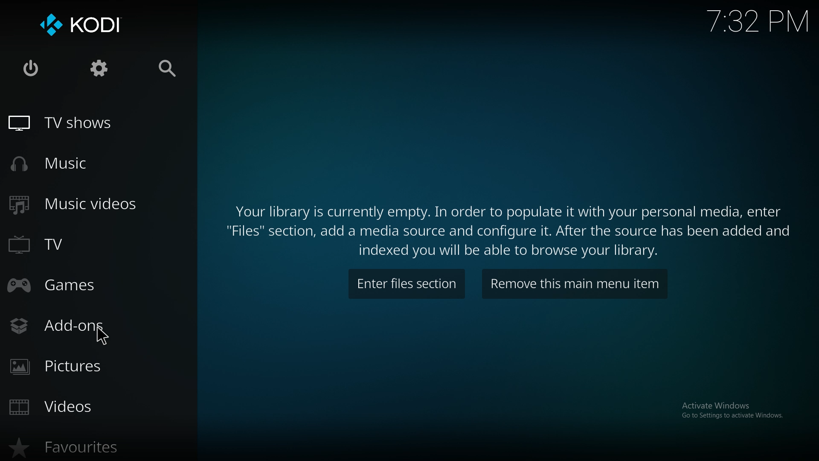 This screenshot has width=819, height=461. What do you see at coordinates (80, 367) in the screenshot?
I see `pictures` at bounding box center [80, 367].